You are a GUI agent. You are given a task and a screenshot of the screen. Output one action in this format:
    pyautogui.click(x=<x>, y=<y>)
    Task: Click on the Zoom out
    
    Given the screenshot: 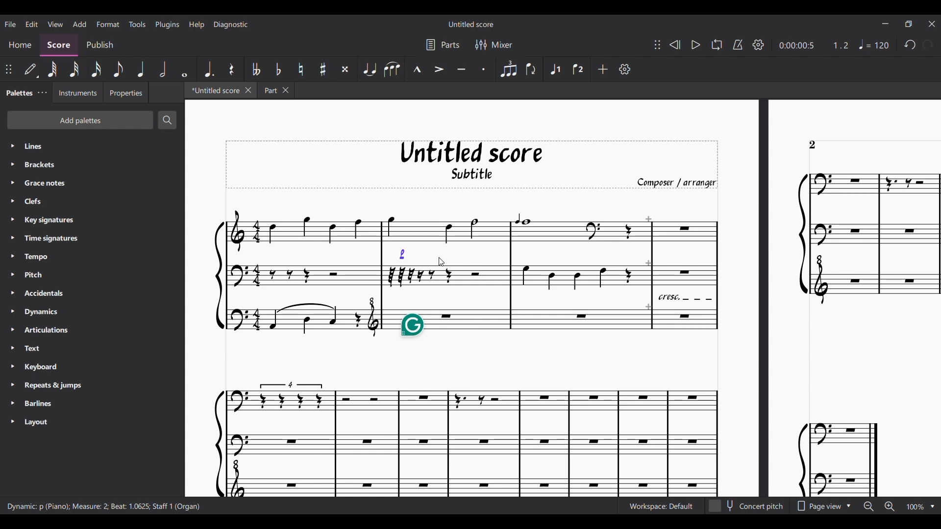 What is the action you would take?
    pyautogui.click(x=869, y=507)
    